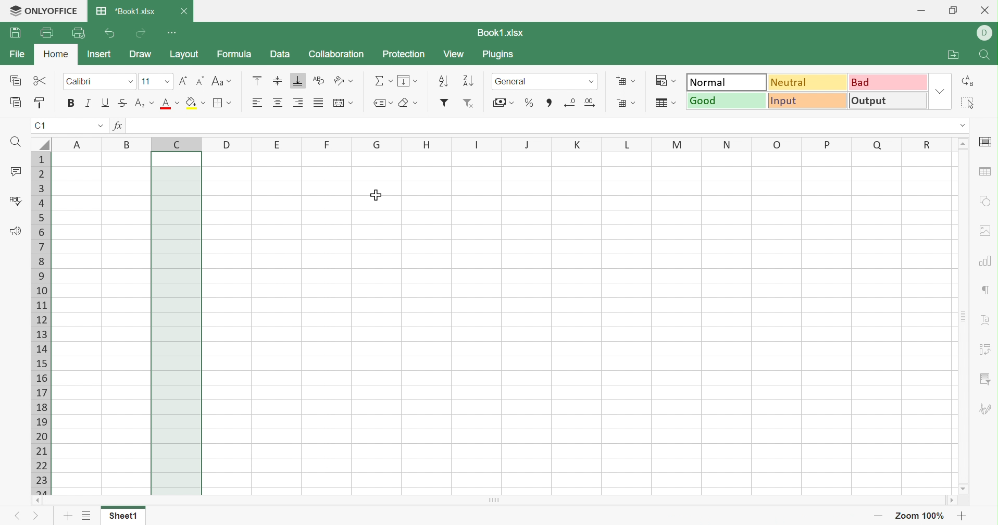 The height and width of the screenshot is (525, 998). I want to click on Drop Down, so click(390, 81).